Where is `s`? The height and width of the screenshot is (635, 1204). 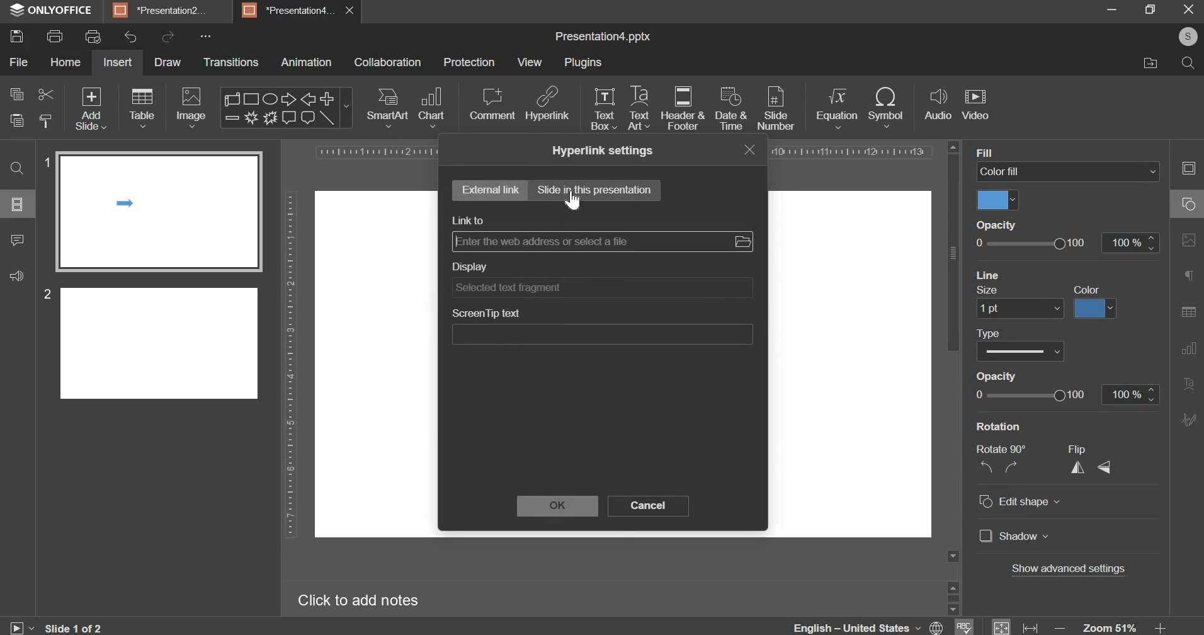
s is located at coordinates (1190, 37).